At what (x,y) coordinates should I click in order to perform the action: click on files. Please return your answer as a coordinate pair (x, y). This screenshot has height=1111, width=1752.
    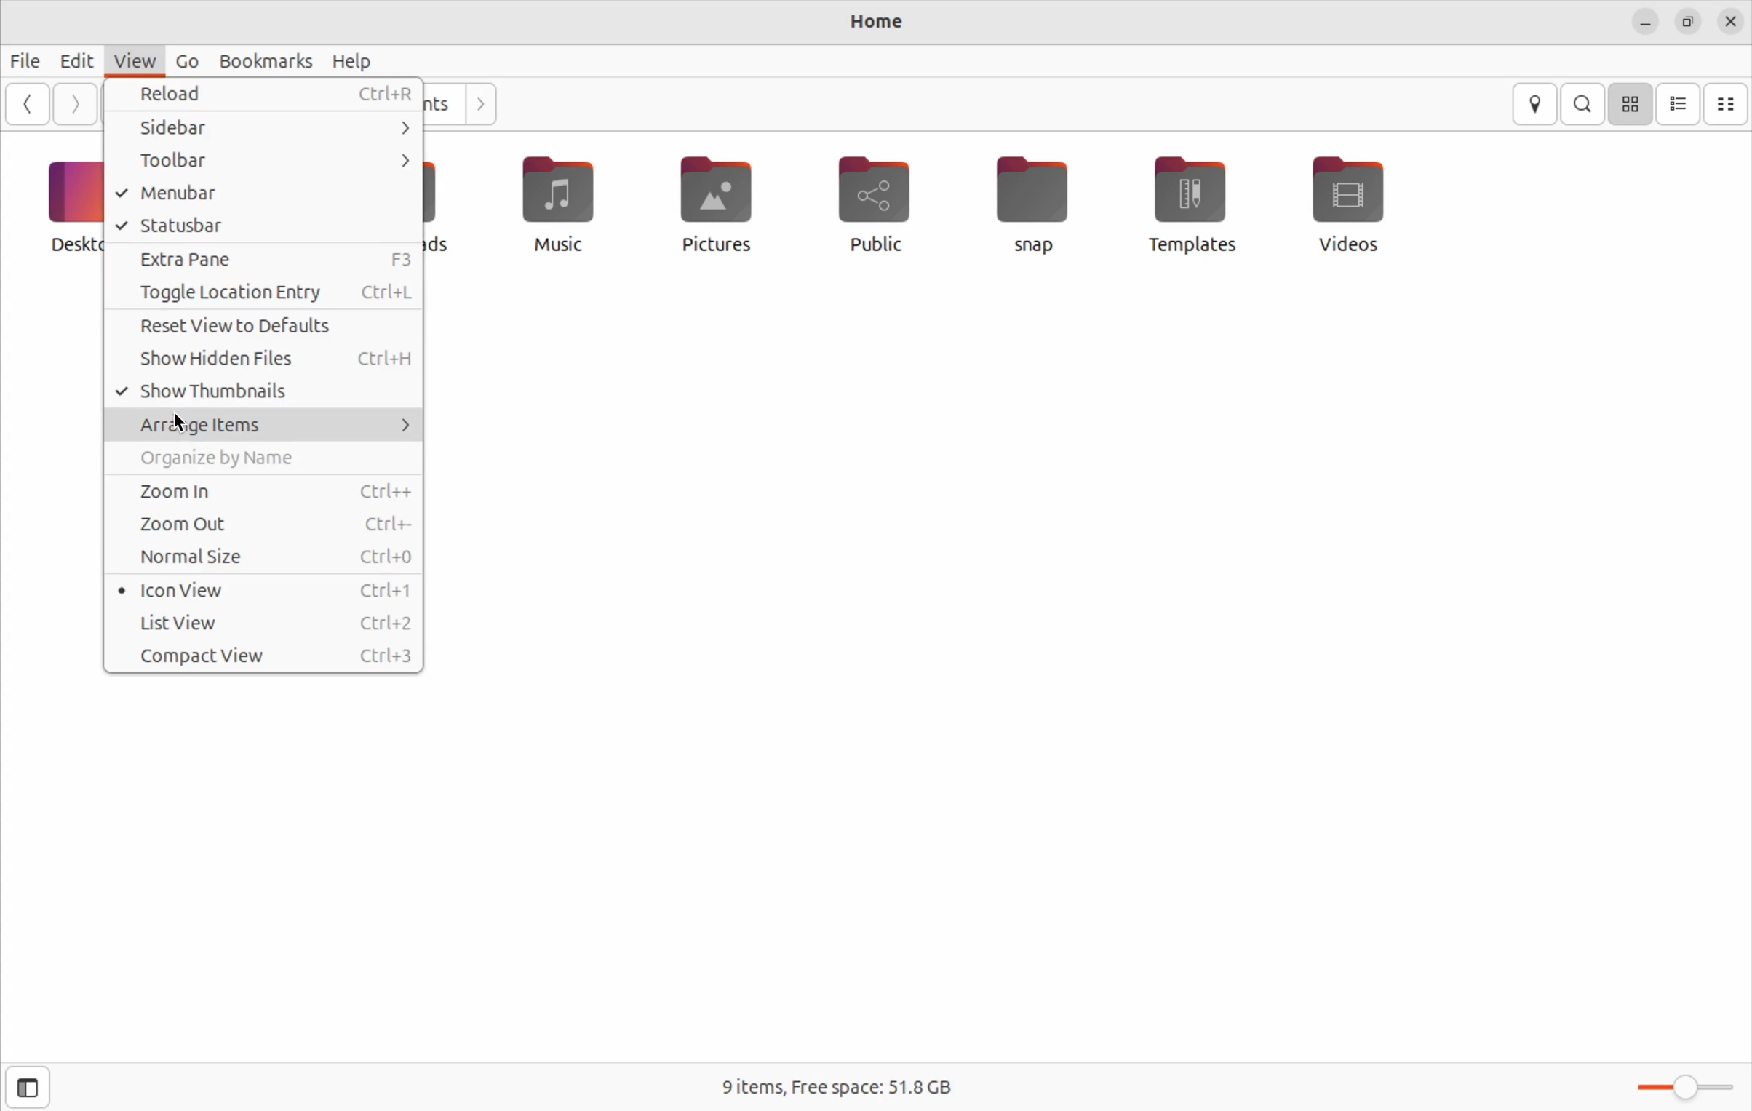
    Looking at the image, I should click on (28, 60).